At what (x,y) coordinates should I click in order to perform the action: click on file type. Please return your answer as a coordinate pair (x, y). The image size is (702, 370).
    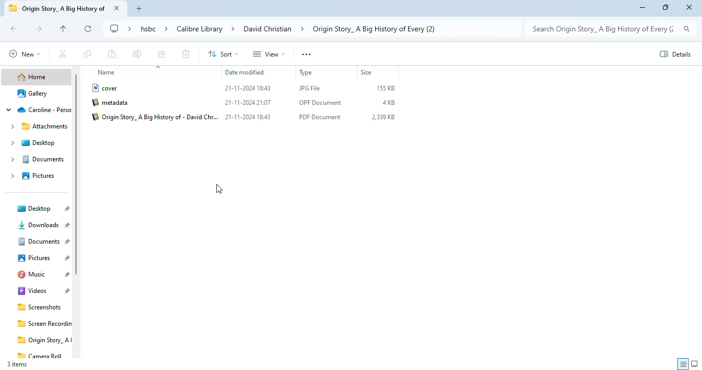
    Looking at the image, I should click on (313, 88).